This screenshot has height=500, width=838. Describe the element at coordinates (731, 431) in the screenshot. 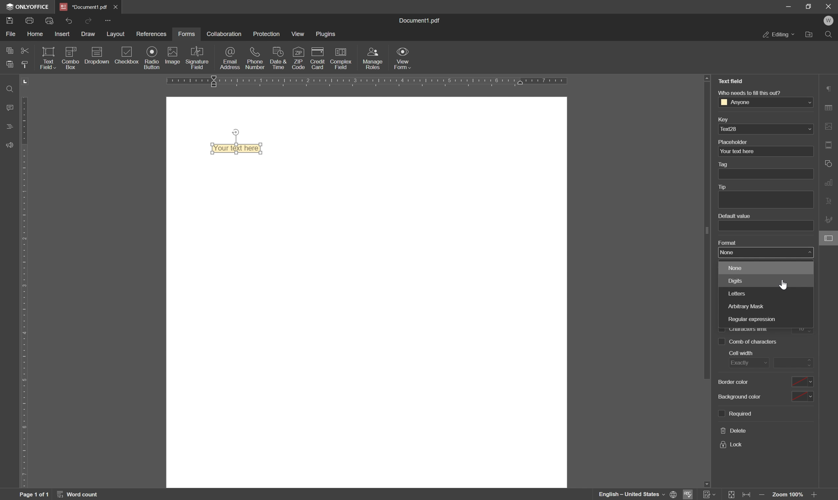

I see `delete` at that location.